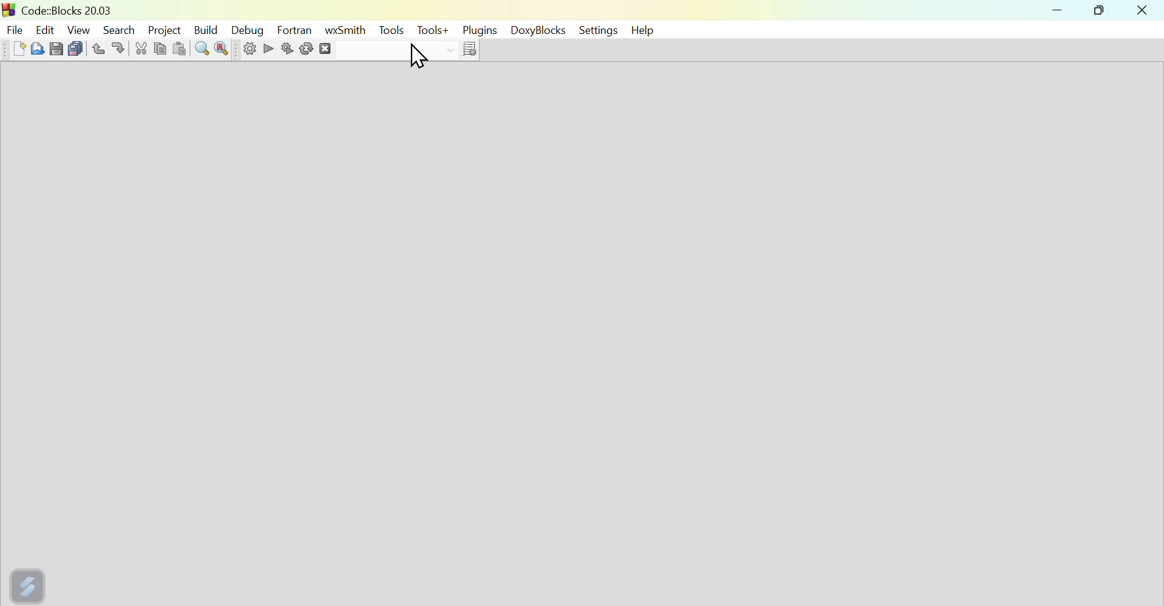 This screenshot has height=606, width=1164. What do you see at coordinates (119, 27) in the screenshot?
I see `Search` at bounding box center [119, 27].